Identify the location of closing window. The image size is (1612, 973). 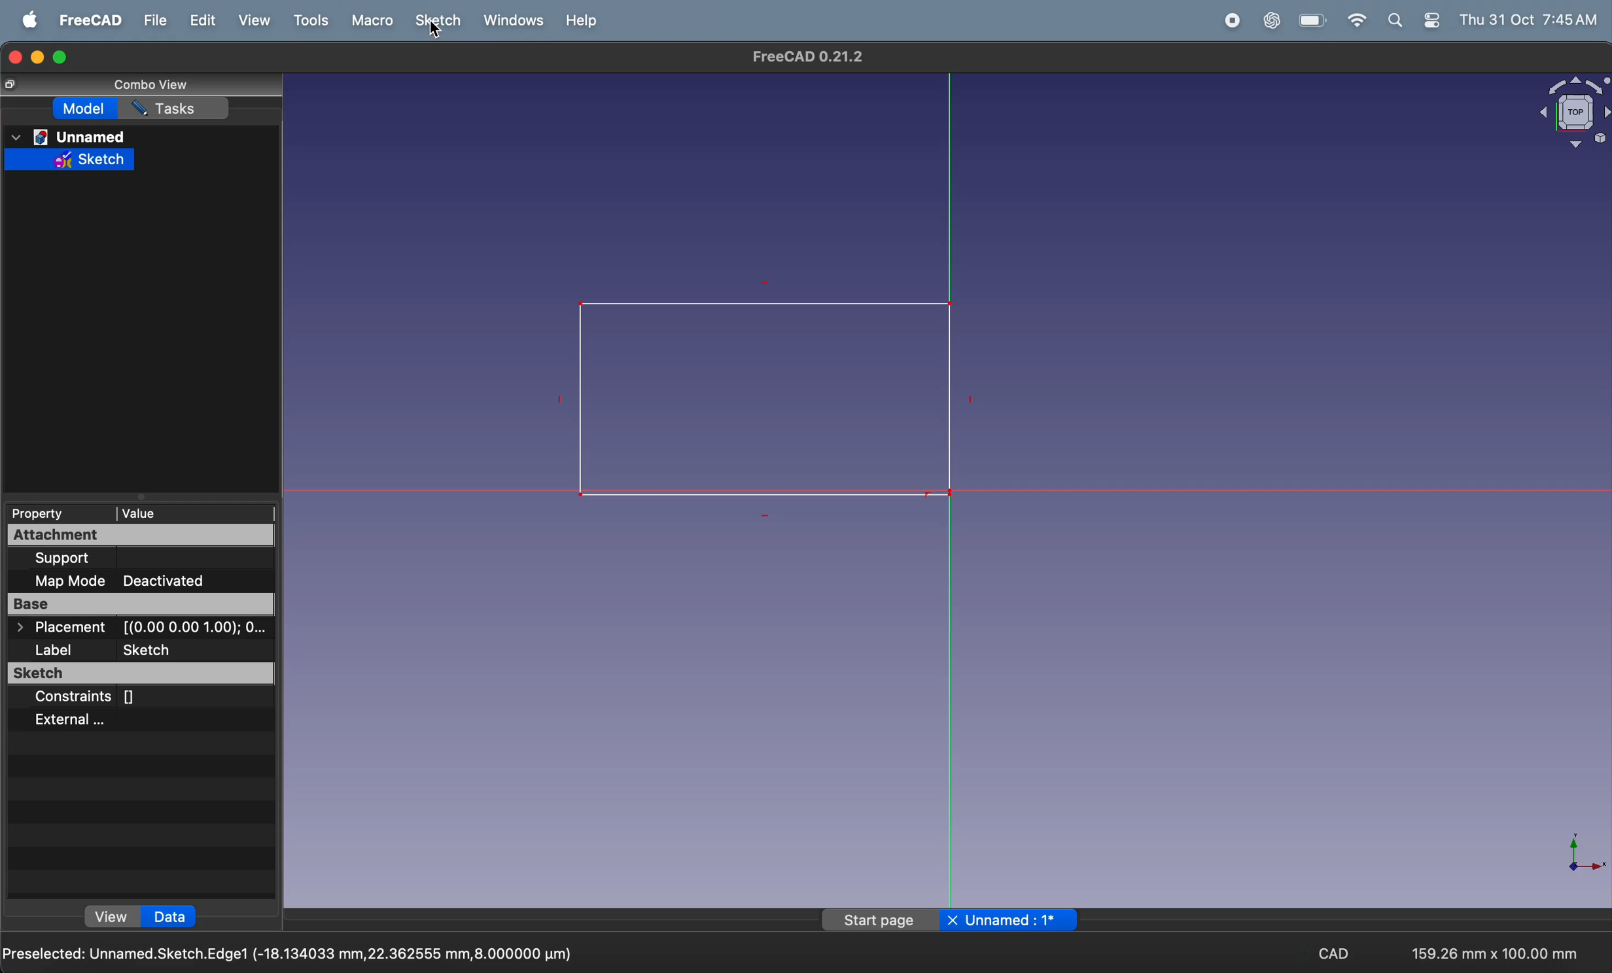
(14, 56).